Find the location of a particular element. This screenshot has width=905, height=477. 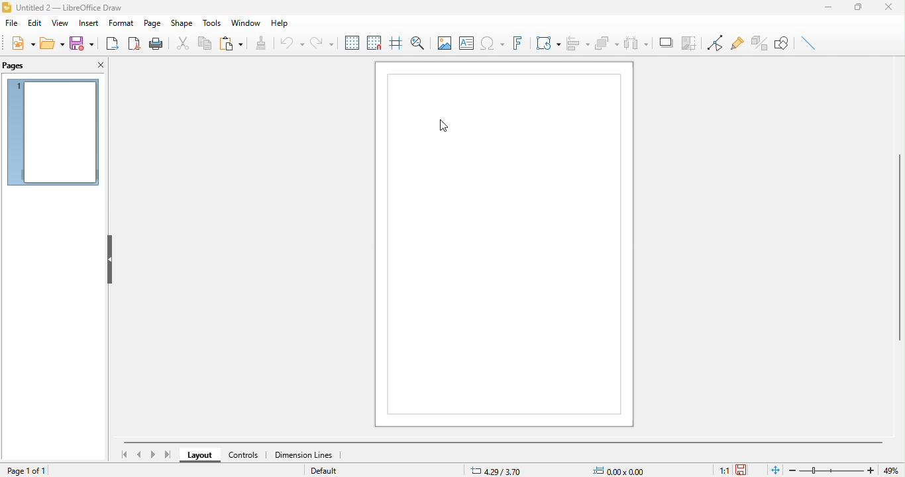

select at least three object to distribute is located at coordinates (637, 42).